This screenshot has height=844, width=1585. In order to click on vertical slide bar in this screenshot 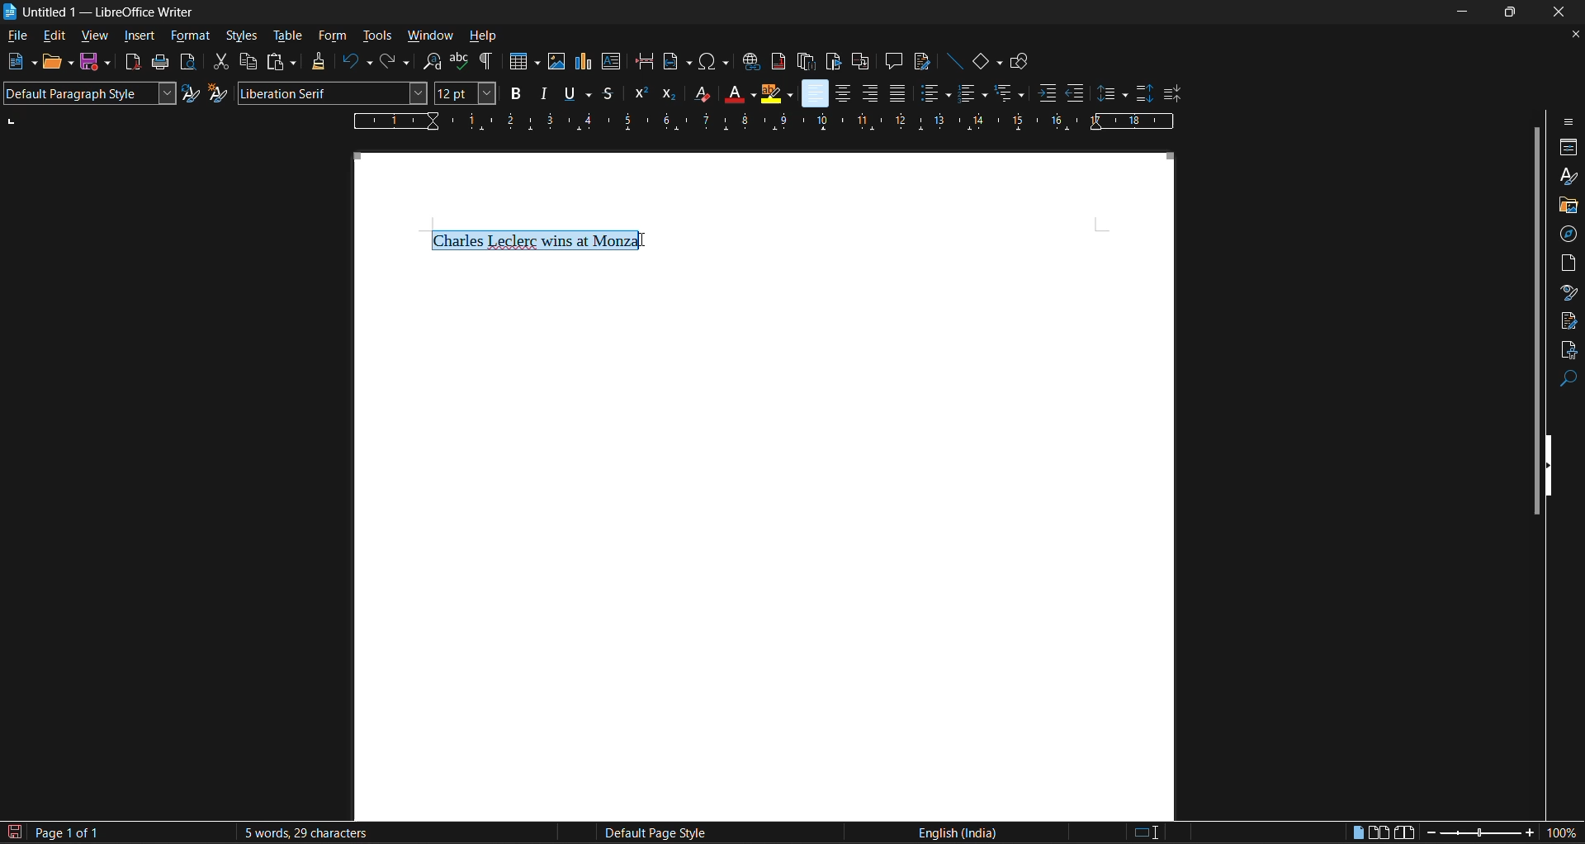, I will do `click(1535, 318)`.